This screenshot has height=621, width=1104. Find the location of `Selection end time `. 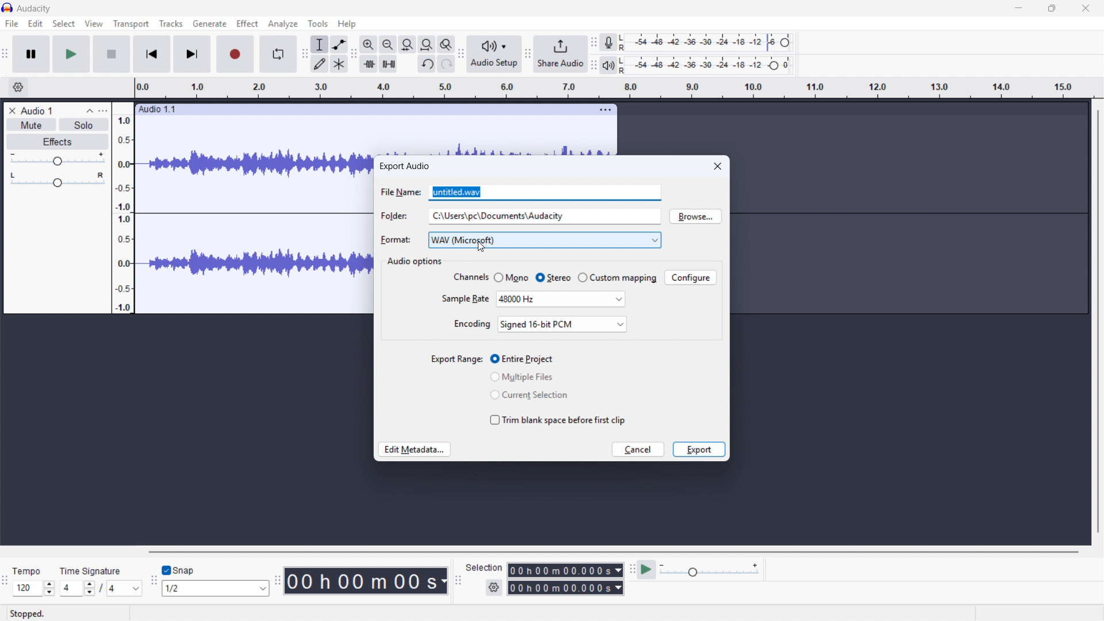

Selection end time  is located at coordinates (565, 588).